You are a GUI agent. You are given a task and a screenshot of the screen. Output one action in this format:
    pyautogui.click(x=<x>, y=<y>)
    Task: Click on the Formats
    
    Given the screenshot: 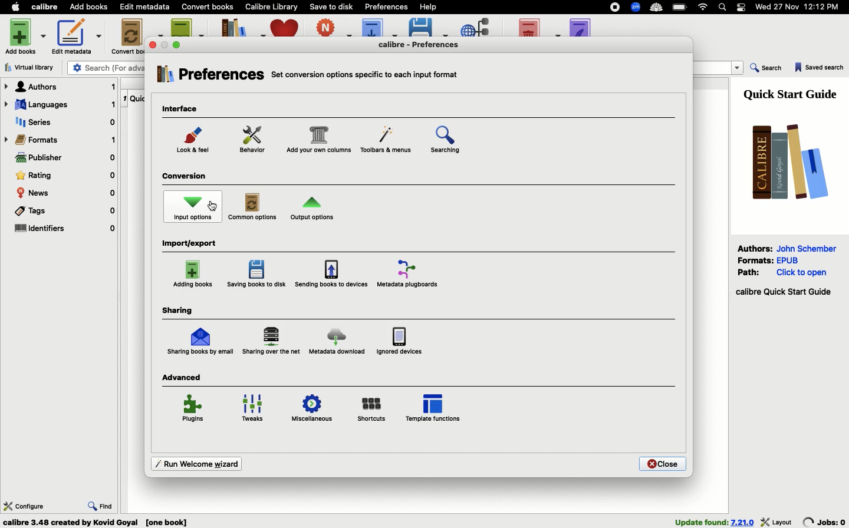 What is the action you would take?
    pyautogui.click(x=61, y=140)
    